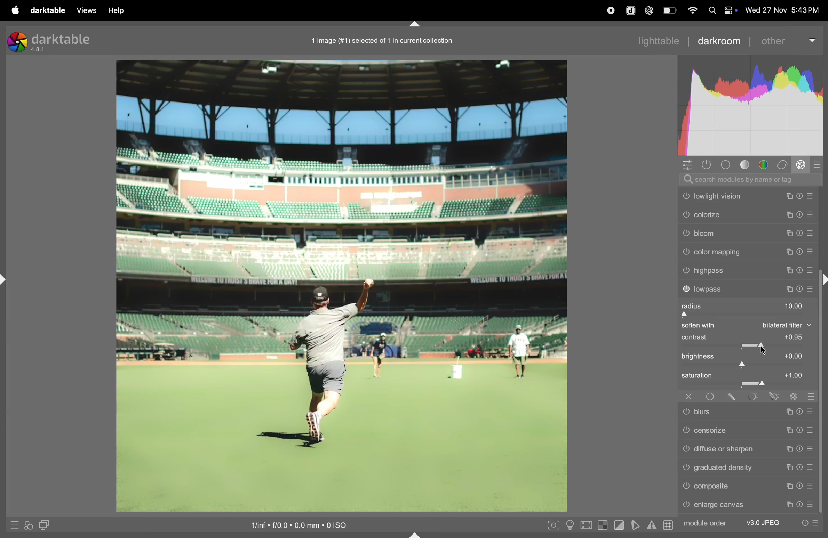 The image size is (828, 538). What do you see at coordinates (685, 165) in the screenshot?
I see `quick acess panel` at bounding box center [685, 165].